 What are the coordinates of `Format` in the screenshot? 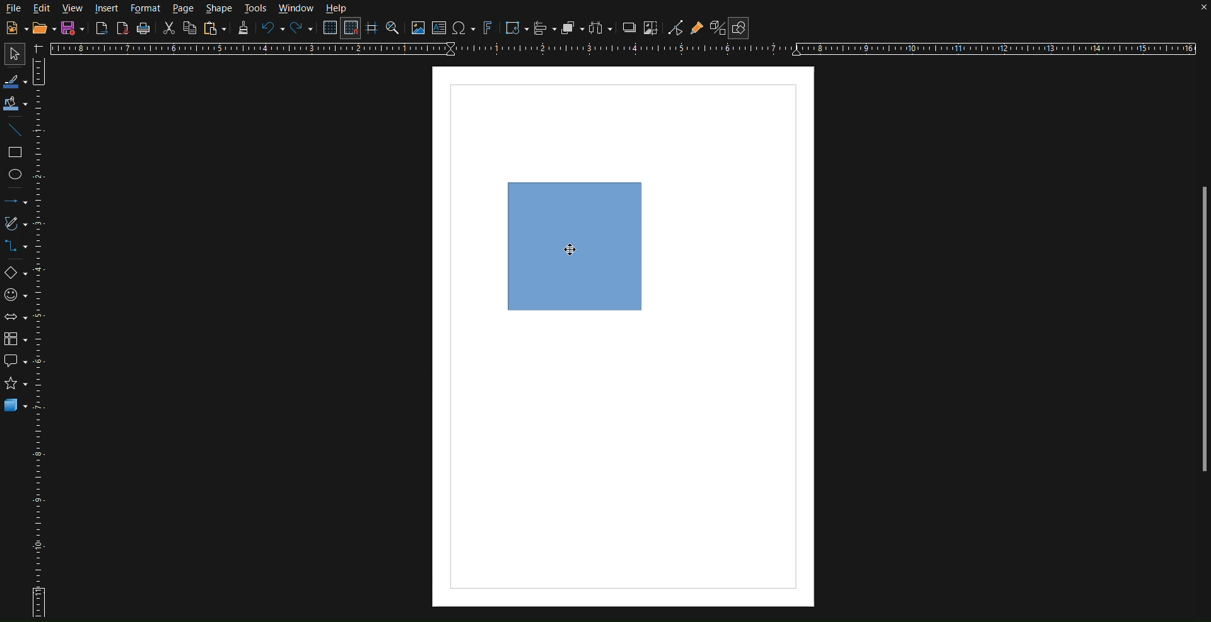 It's located at (145, 9).